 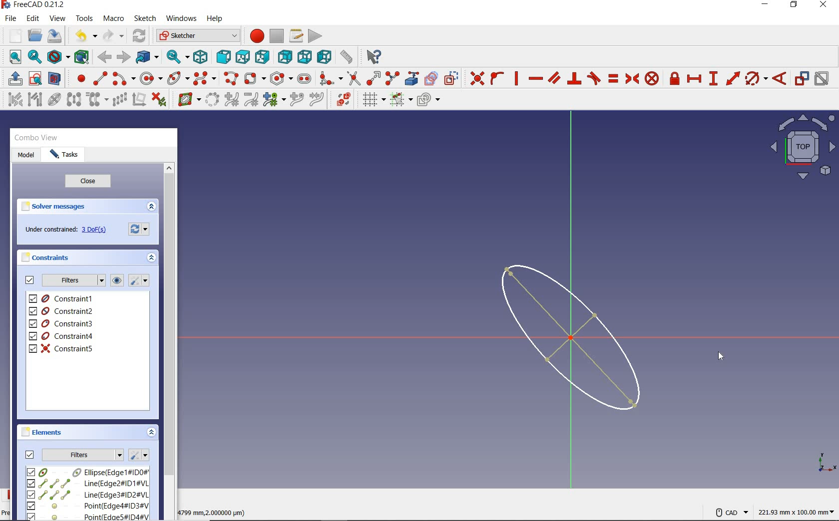 What do you see at coordinates (100, 78) in the screenshot?
I see `create line` at bounding box center [100, 78].